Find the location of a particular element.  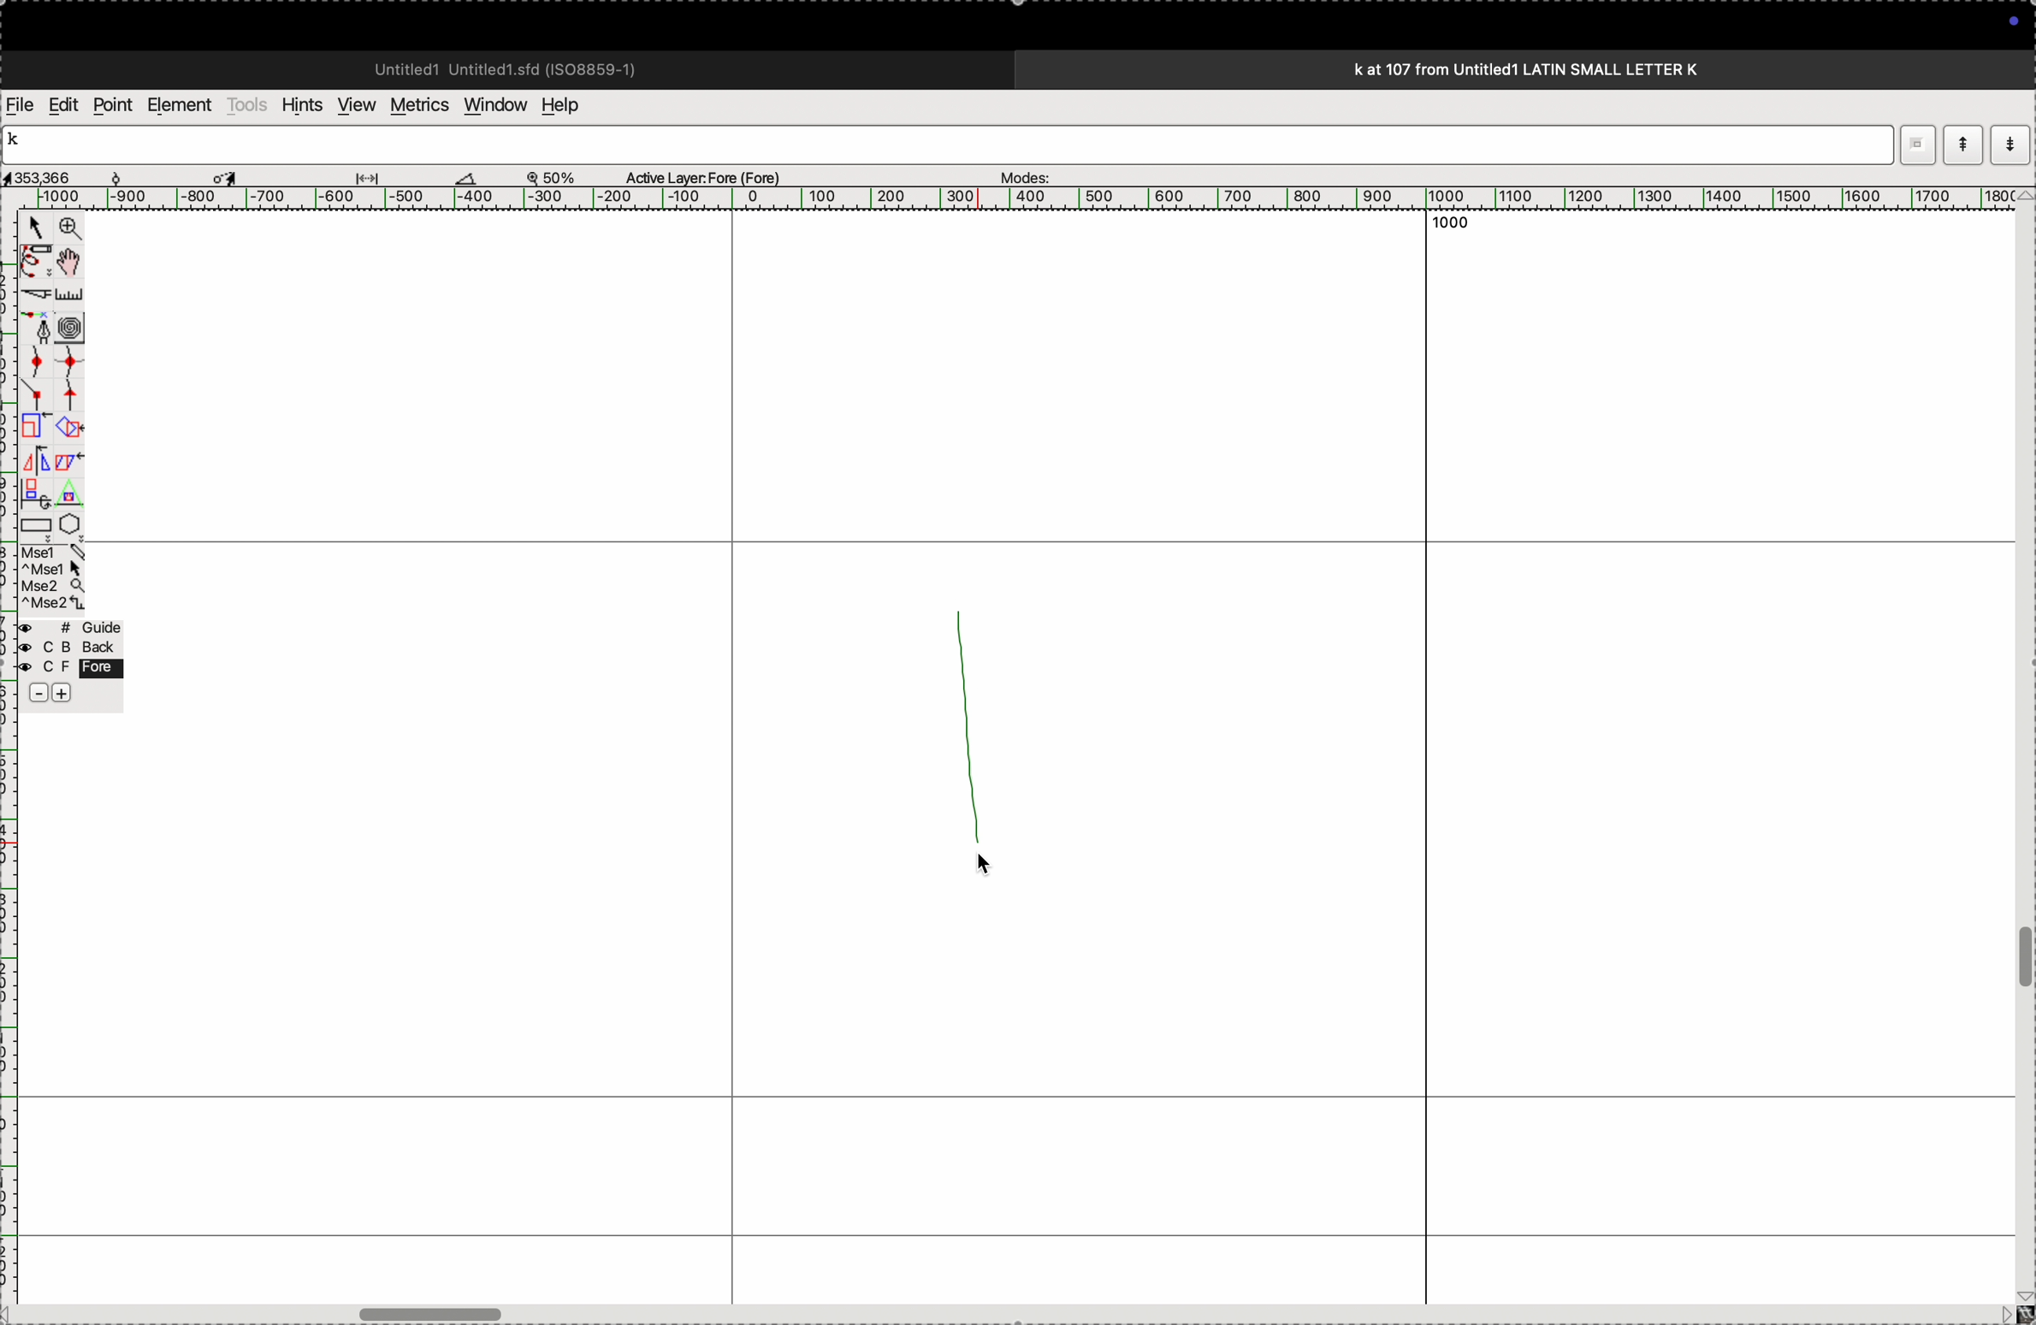

modes is located at coordinates (2015, 145).